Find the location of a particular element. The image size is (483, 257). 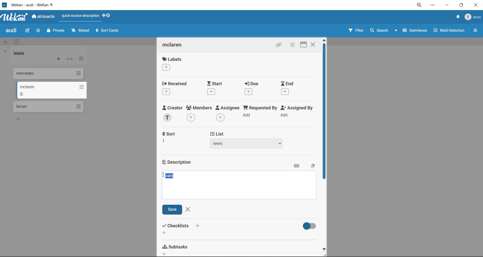

all boards is located at coordinates (44, 17).